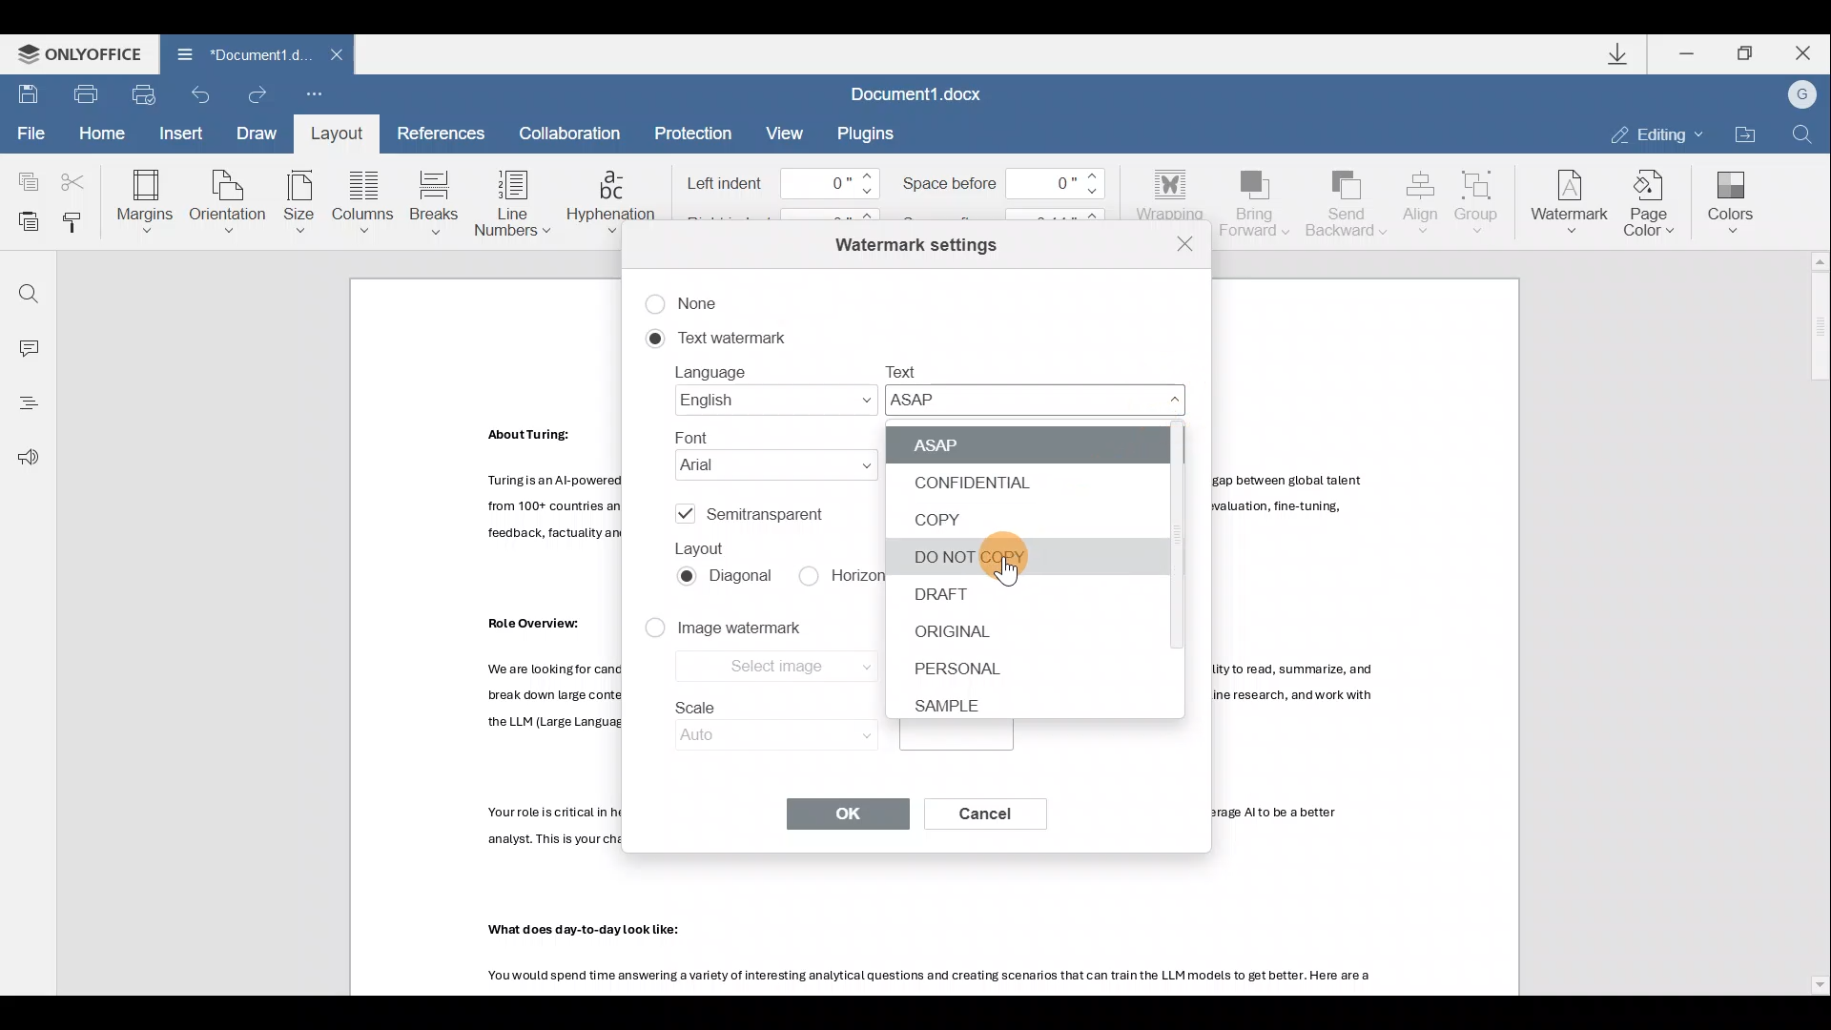 Image resolution: width=1831 pixels, height=1030 pixels. I want to click on Scroll bar, so click(1812, 621).